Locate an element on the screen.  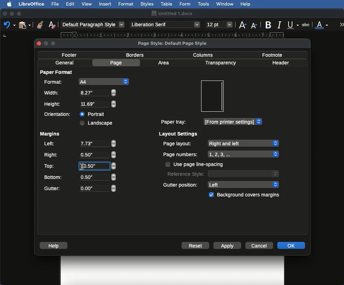
Height is located at coordinates (80, 104).